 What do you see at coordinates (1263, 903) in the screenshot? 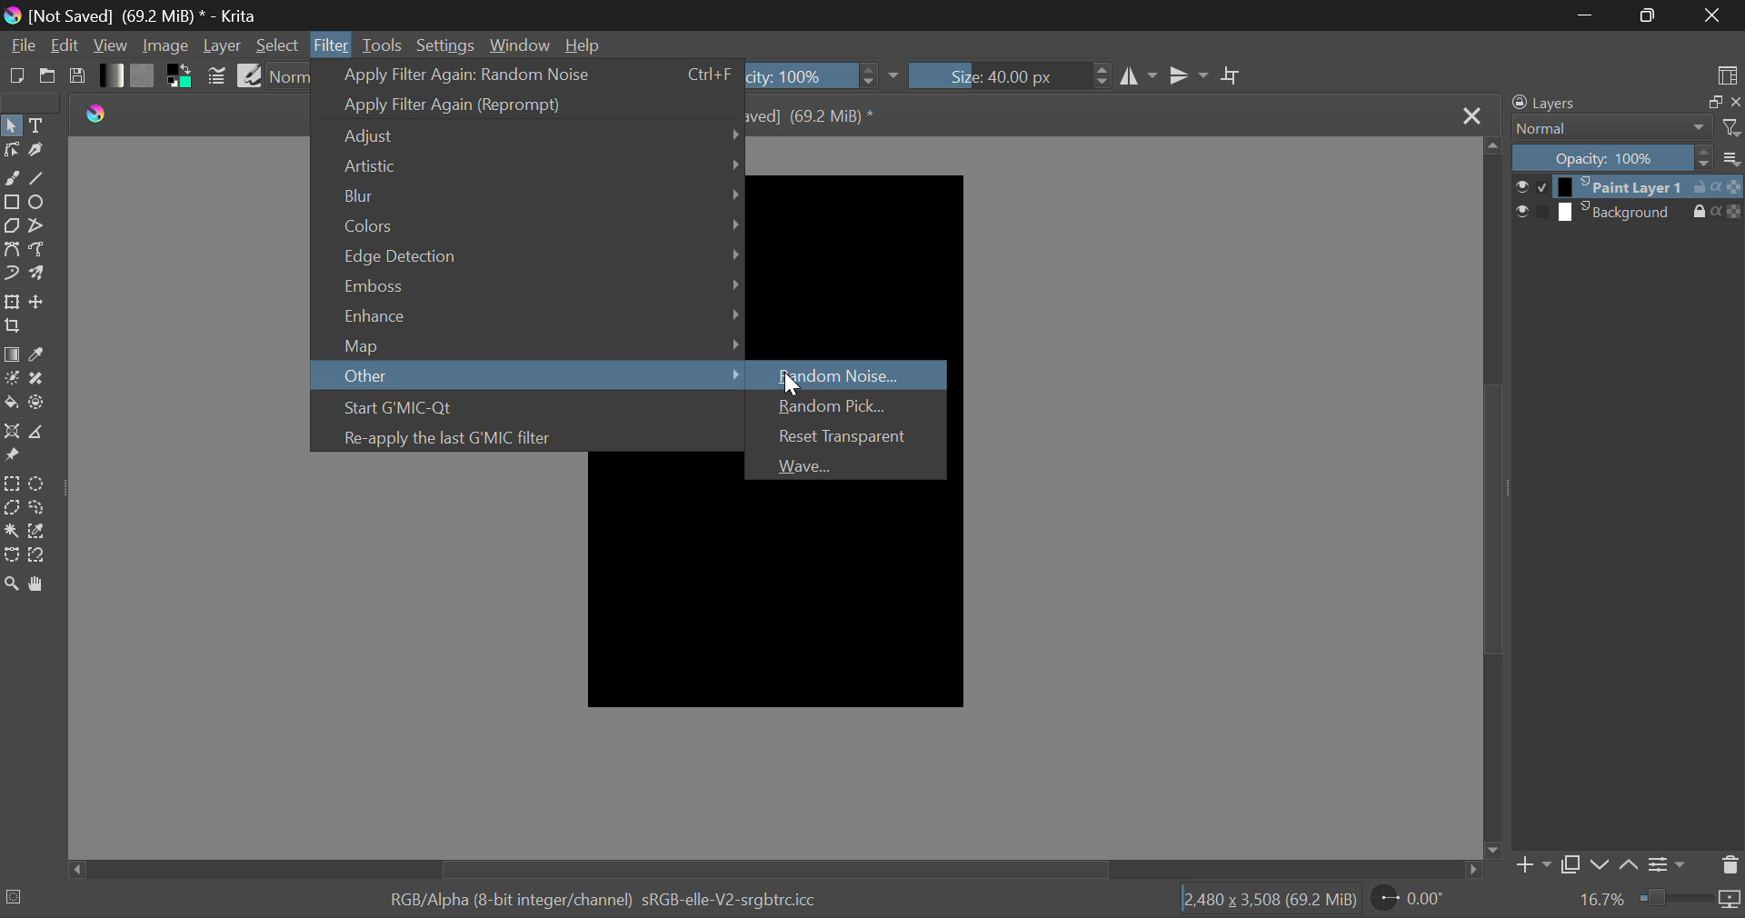
I see `2,480x3508 (69.2) mib` at bounding box center [1263, 903].